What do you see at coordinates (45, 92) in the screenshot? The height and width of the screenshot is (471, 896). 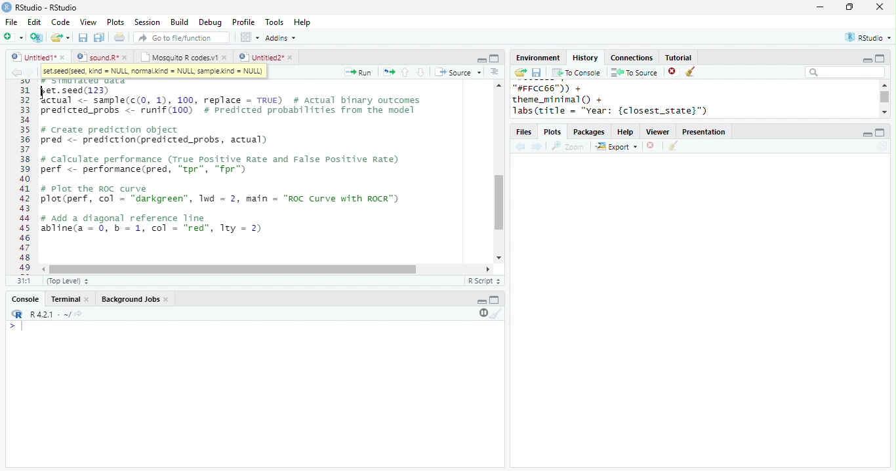 I see `cursor` at bounding box center [45, 92].